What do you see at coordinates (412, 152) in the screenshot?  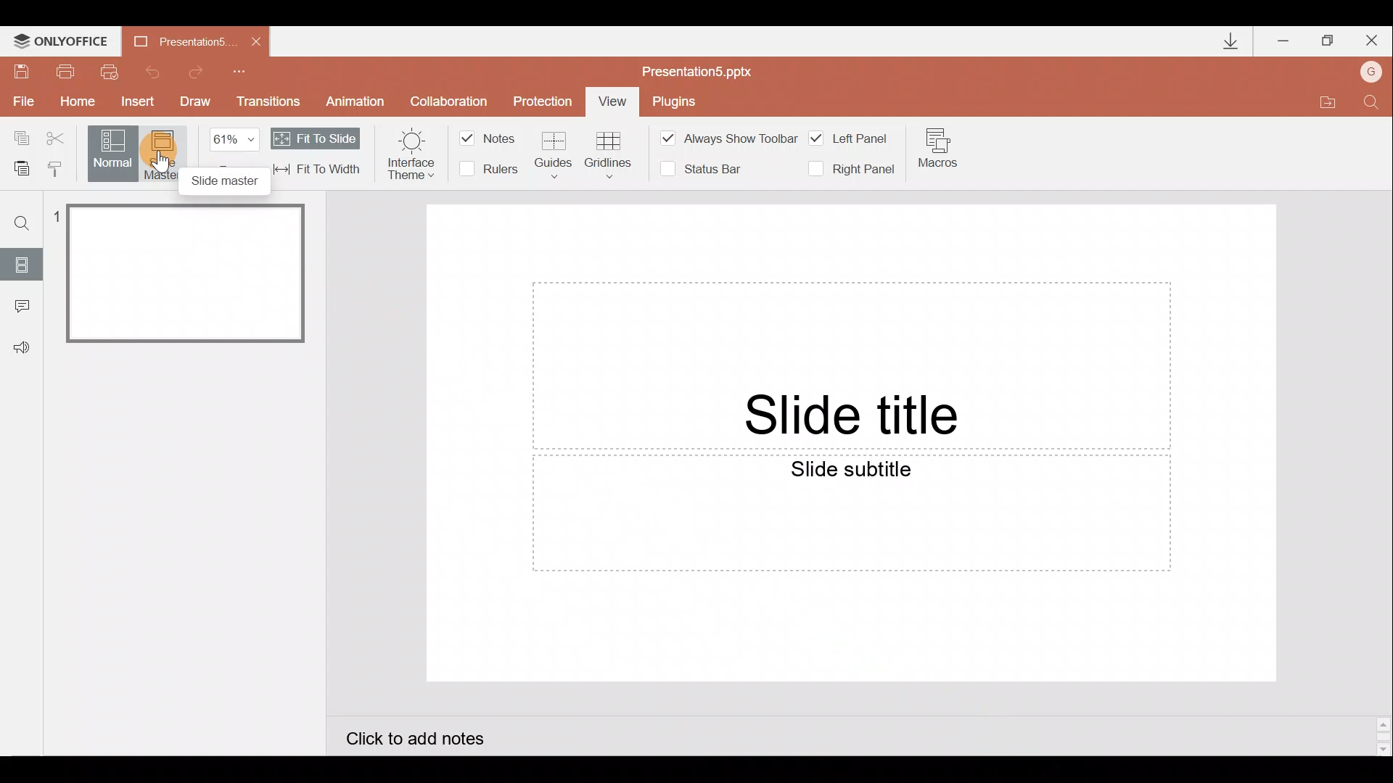 I see `Interface theme` at bounding box center [412, 152].